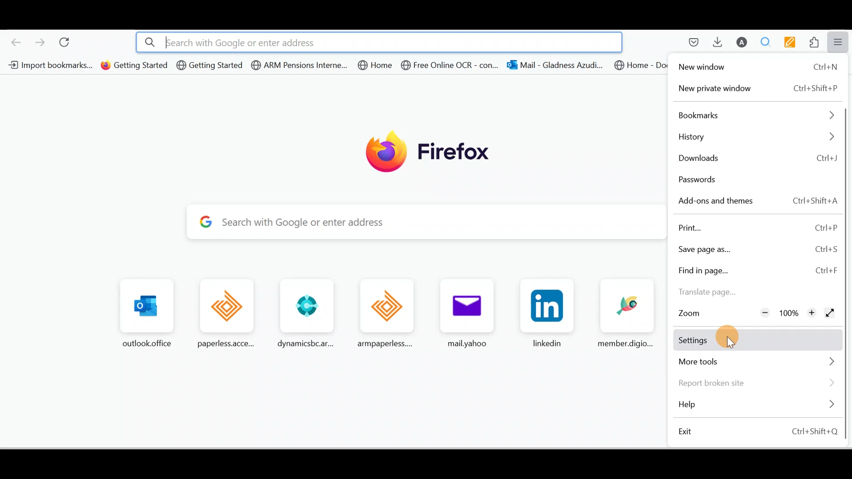 The image size is (852, 479). What do you see at coordinates (427, 153) in the screenshot?
I see `Firefox logo` at bounding box center [427, 153].